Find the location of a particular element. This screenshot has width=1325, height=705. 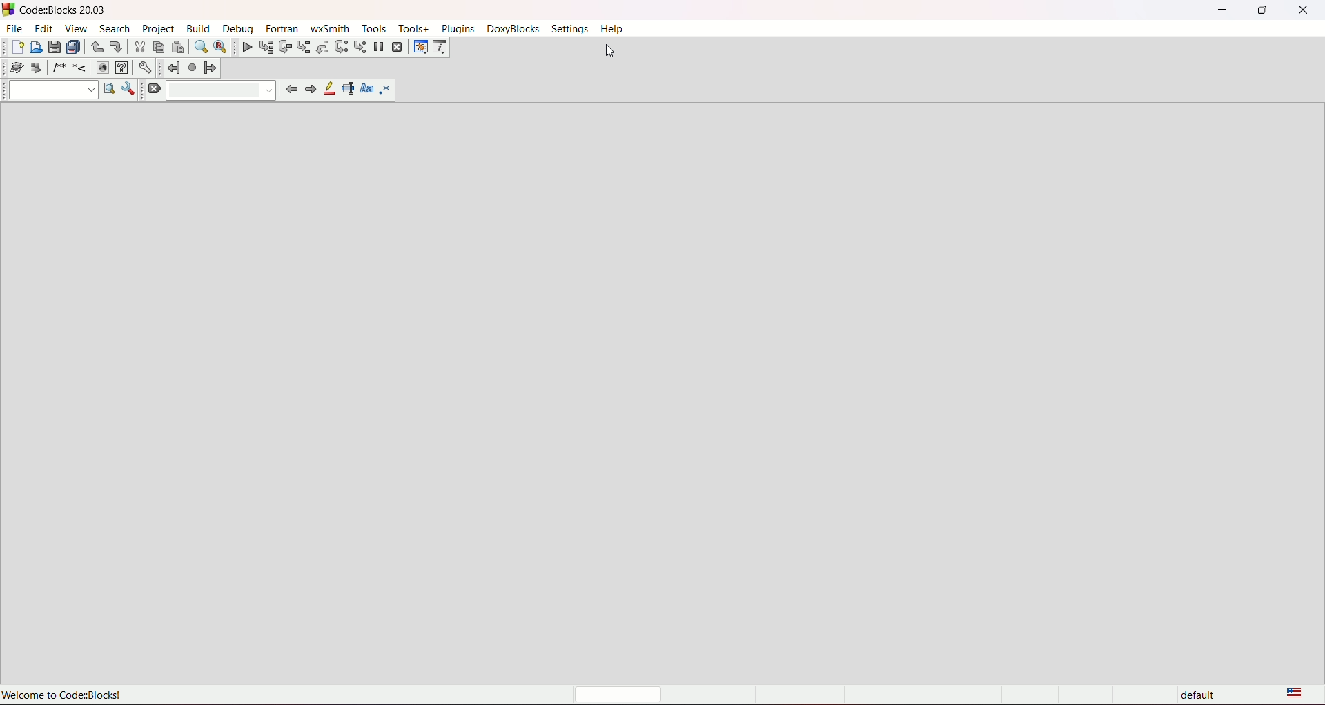

help is located at coordinates (611, 30).